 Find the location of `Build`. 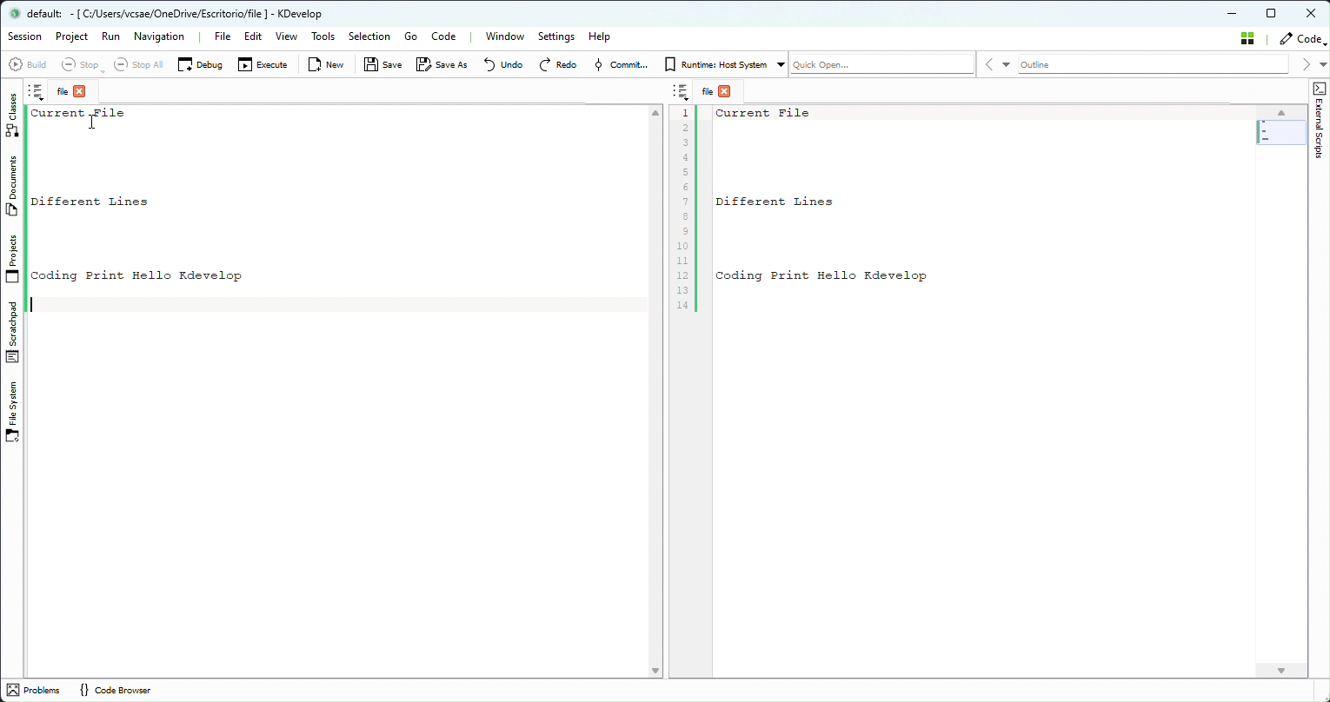

Build is located at coordinates (29, 64).